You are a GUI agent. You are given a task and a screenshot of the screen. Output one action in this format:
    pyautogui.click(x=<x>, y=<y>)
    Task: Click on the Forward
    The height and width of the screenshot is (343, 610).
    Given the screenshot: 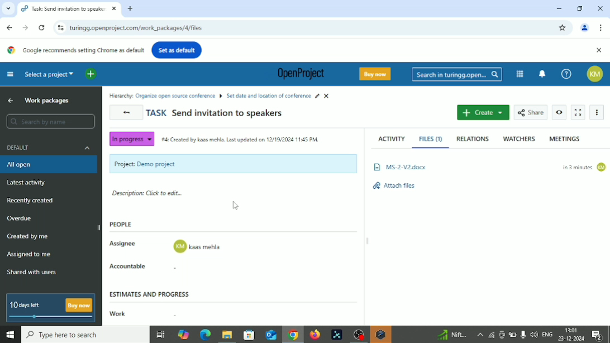 What is the action you would take?
    pyautogui.click(x=25, y=27)
    